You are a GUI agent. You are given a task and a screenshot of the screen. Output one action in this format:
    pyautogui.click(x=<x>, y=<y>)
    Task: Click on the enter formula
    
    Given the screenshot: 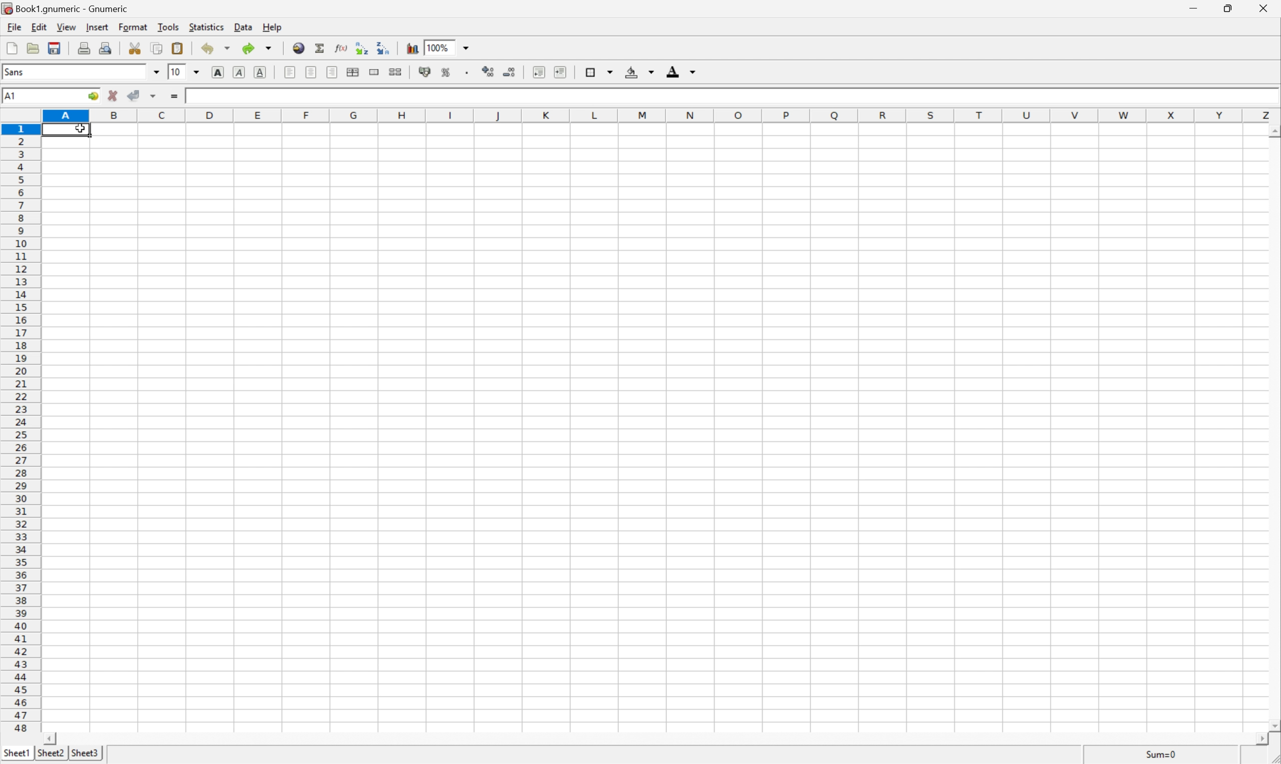 What is the action you would take?
    pyautogui.click(x=176, y=98)
    